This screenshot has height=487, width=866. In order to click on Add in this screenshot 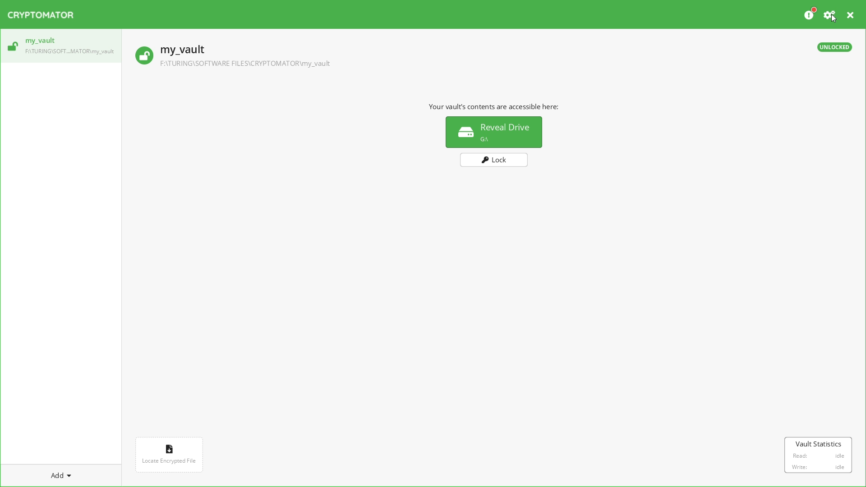, I will do `click(58, 477)`.